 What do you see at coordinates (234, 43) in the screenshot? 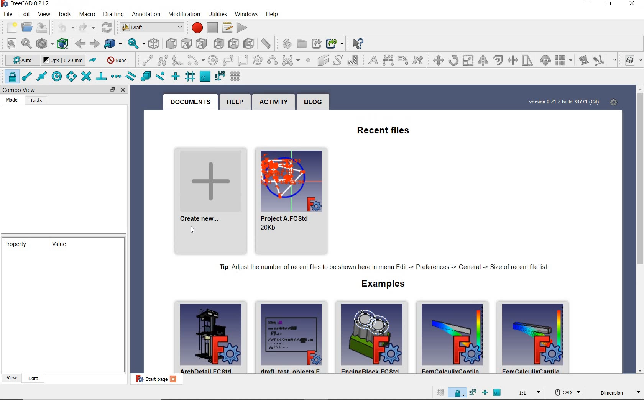
I see `left` at bounding box center [234, 43].